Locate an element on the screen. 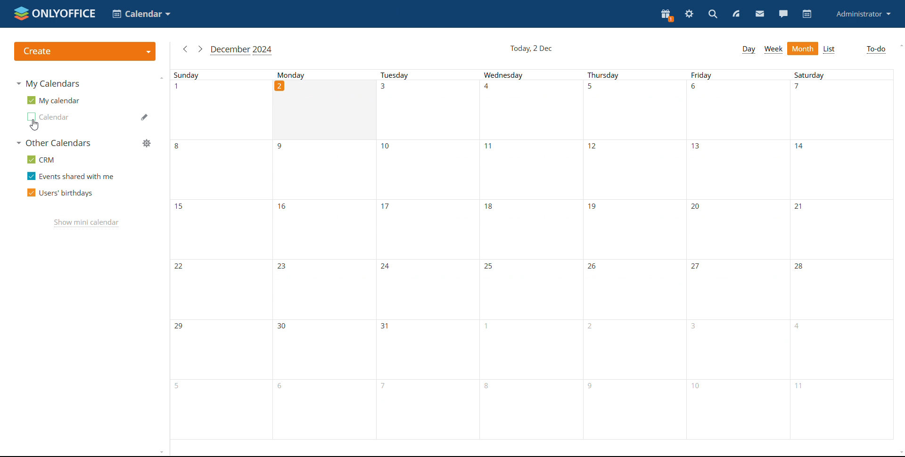  11 is located at coordinates (530, 169).